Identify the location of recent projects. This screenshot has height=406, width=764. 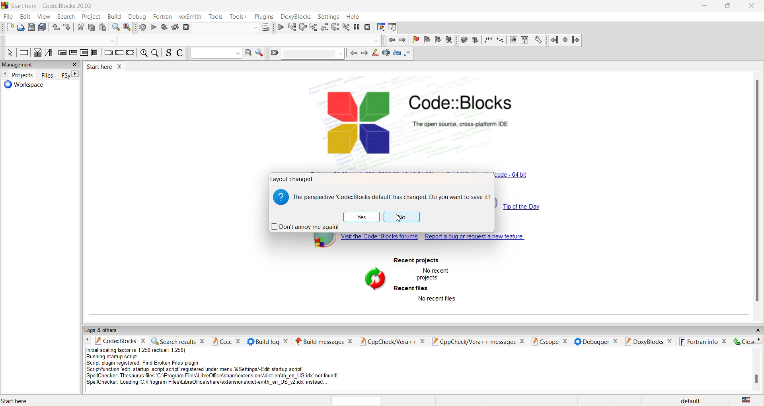
(416, 261).